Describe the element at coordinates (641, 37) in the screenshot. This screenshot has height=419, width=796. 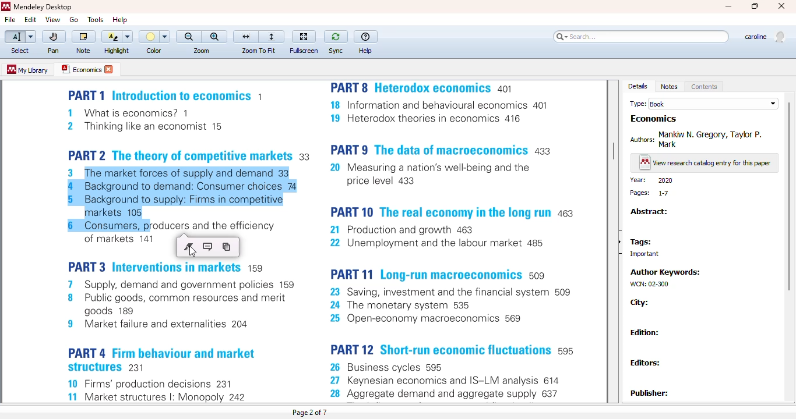
I see `search` at that location.